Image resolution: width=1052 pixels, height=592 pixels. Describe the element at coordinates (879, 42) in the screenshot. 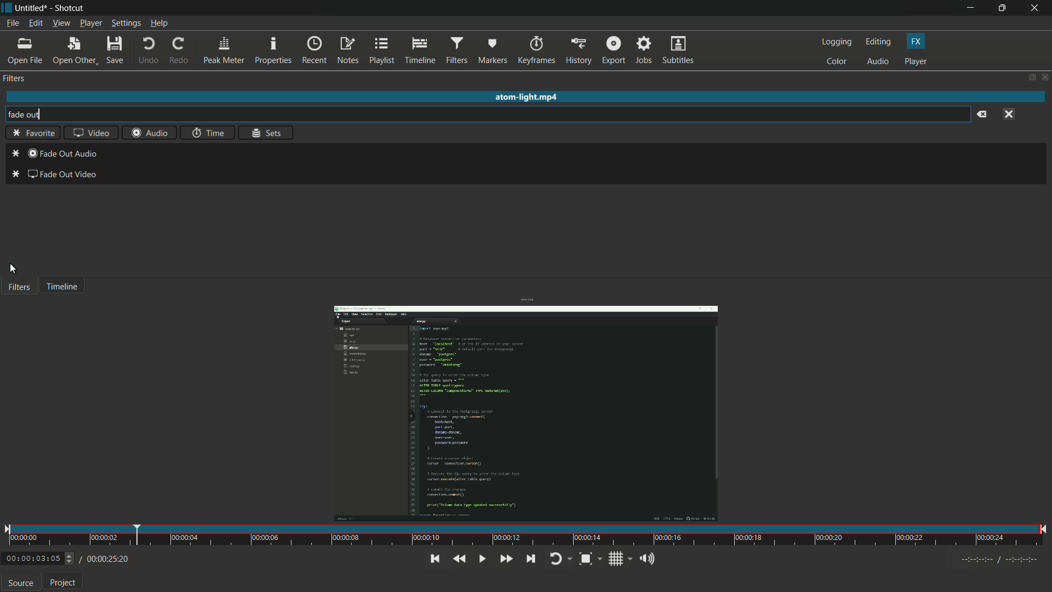

I see `editing` at that location.